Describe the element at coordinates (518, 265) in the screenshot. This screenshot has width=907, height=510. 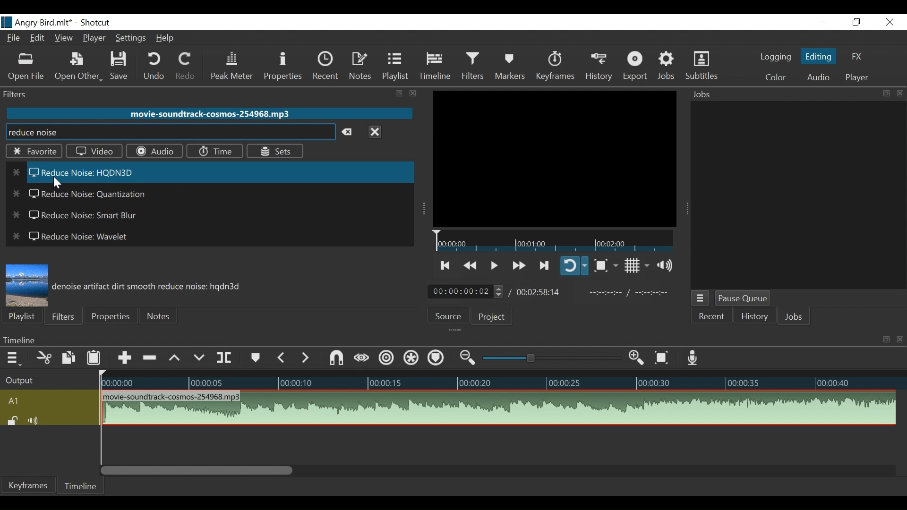
I see `Play quickly forward` at that location.